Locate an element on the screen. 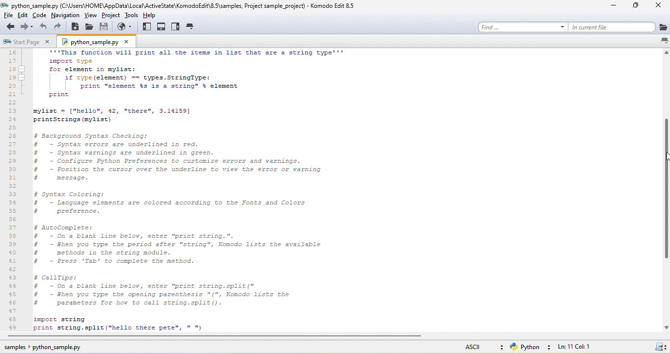  python sample is located at coordinates (98, 41).